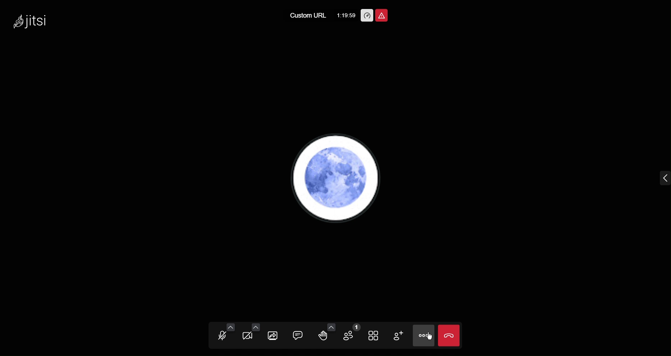  Describe the element at coordinates (347, 15) in the screenshot. I see `1:19:59` at that location.